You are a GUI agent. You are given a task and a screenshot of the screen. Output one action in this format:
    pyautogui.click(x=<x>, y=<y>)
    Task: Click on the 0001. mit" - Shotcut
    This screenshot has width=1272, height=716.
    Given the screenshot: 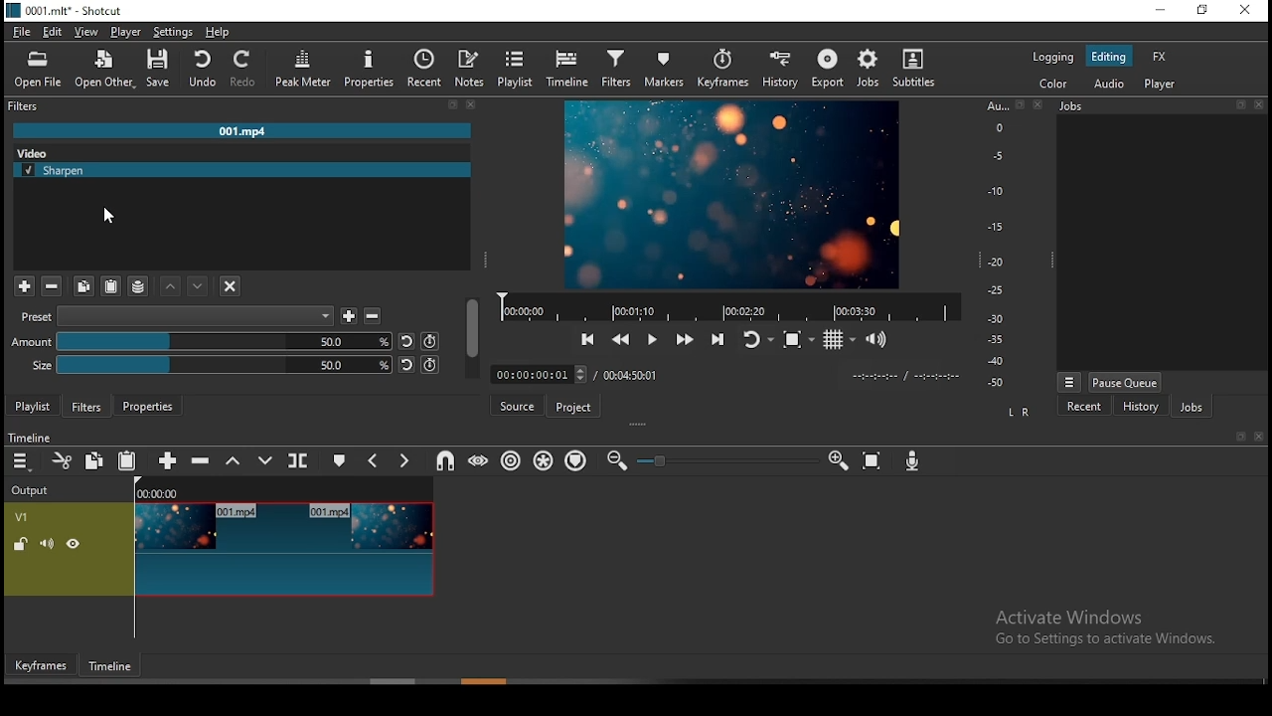 What is the action you would take?
    pyautogui.click(x=68, y=10)
    